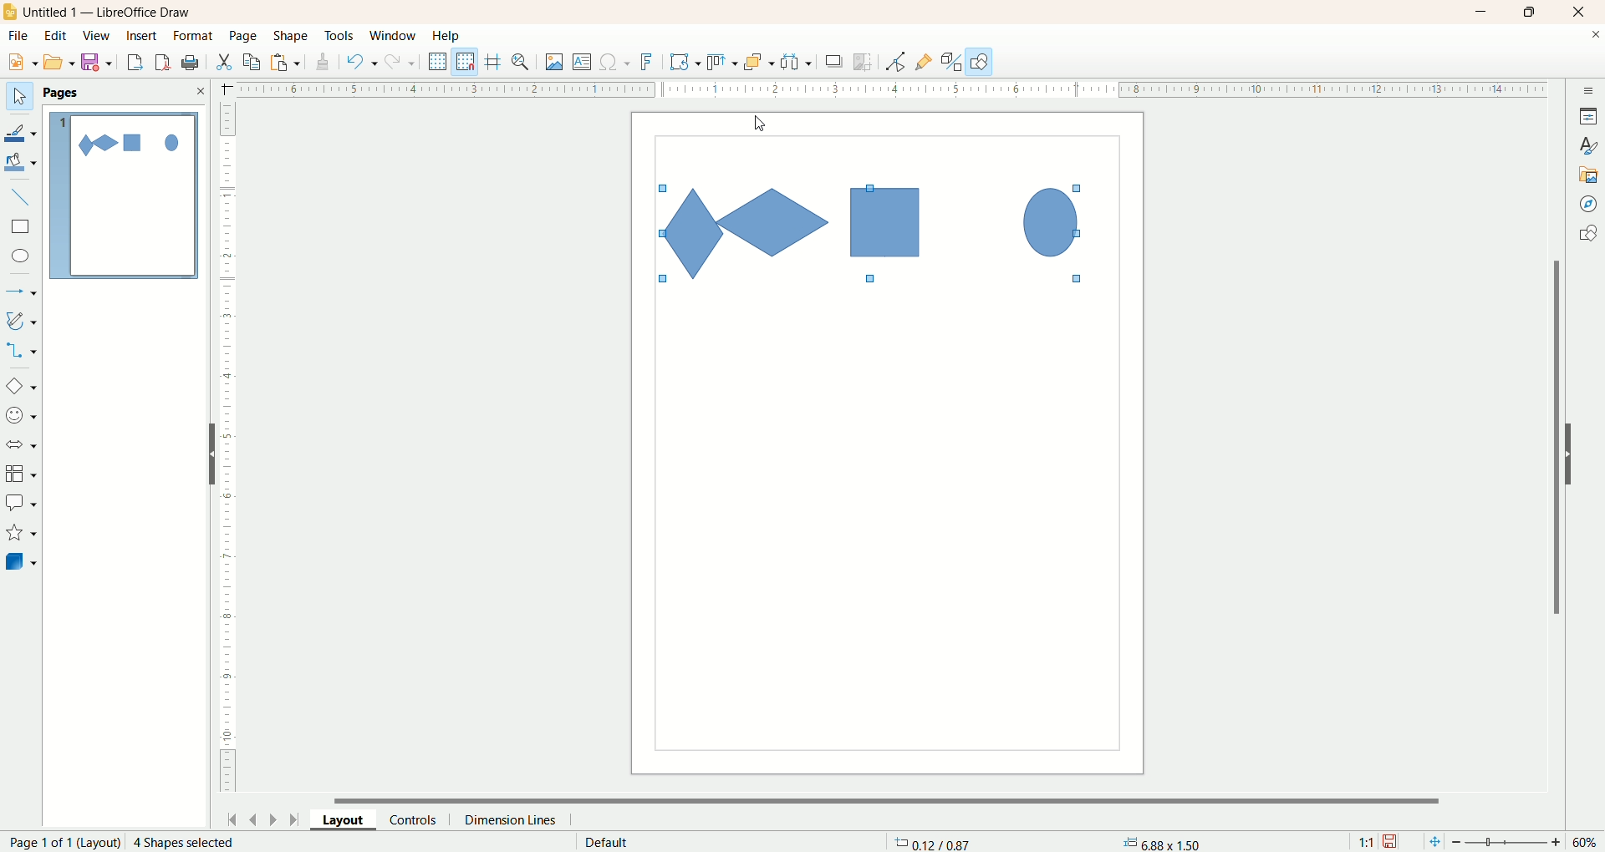 The width and height of the screenshot is (1605, 852). I want to click on select, so click(19, 97).